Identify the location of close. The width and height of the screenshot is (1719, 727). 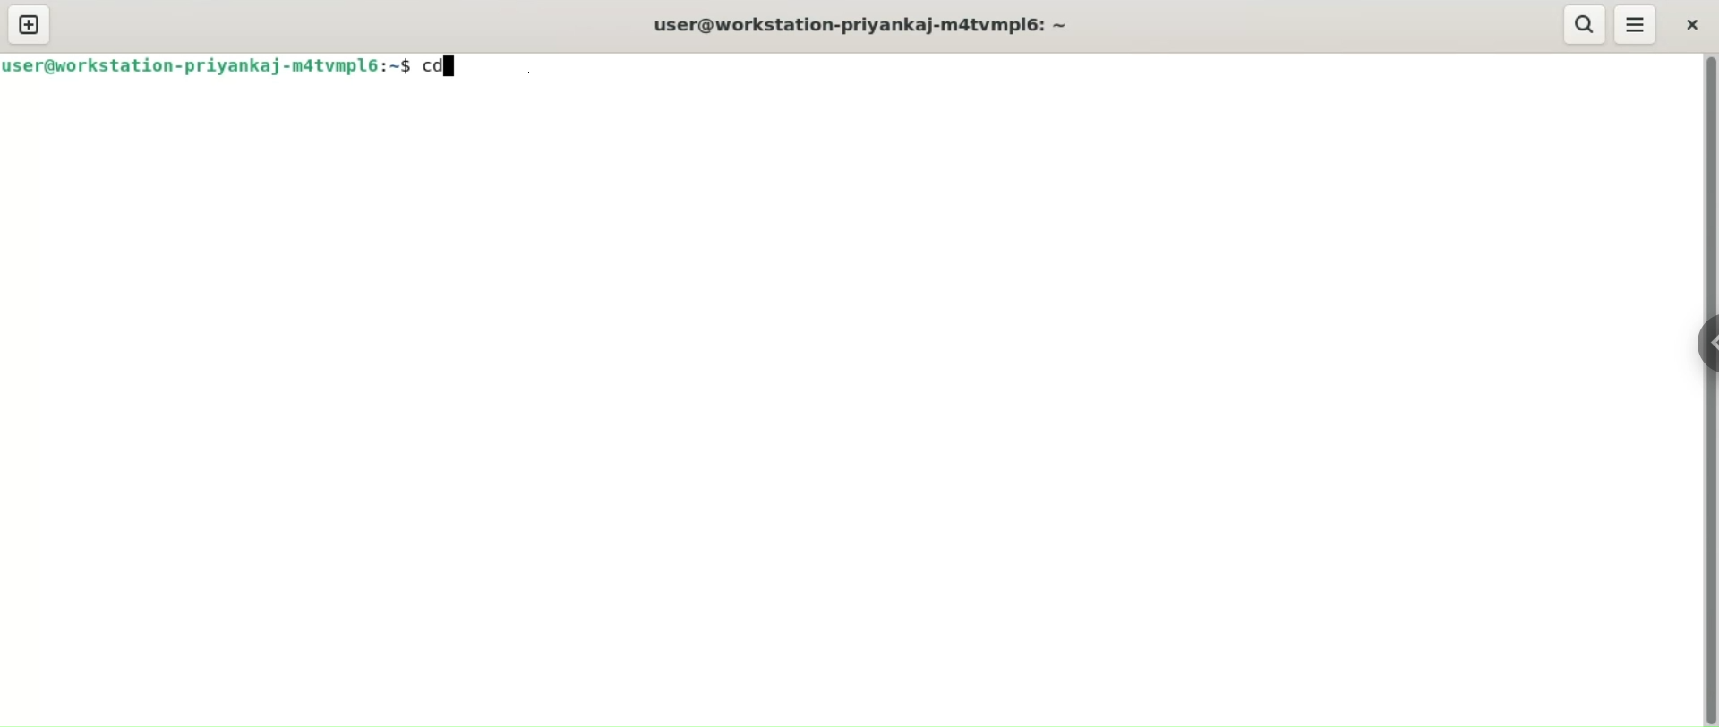
(1689, 23).